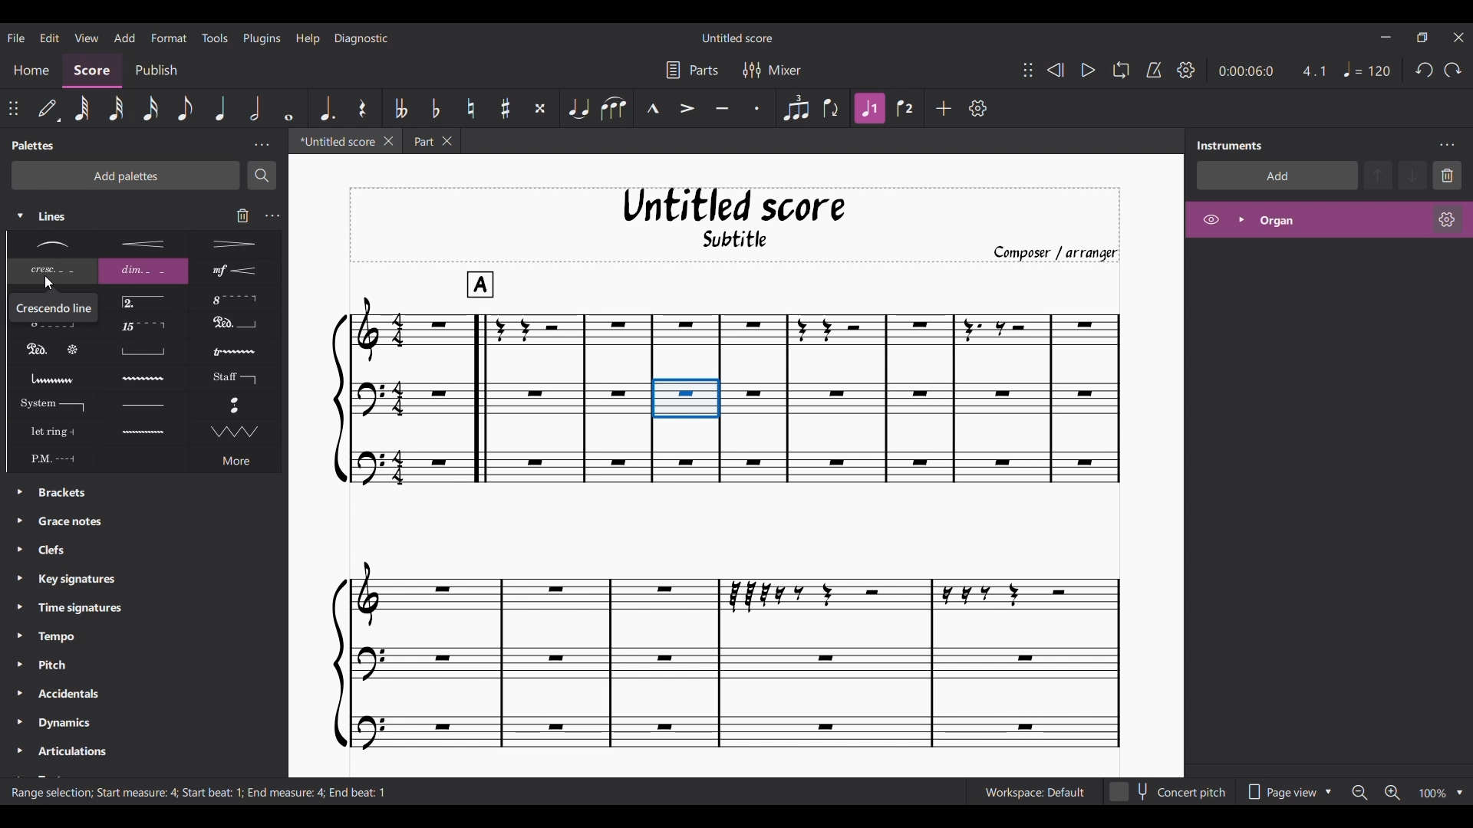 The height and width of the screenshot is (828, 1473). What do you see at coordinates (262, 146) in the screenshot?
I see `Panel settings` at bounding box center [262, 146].